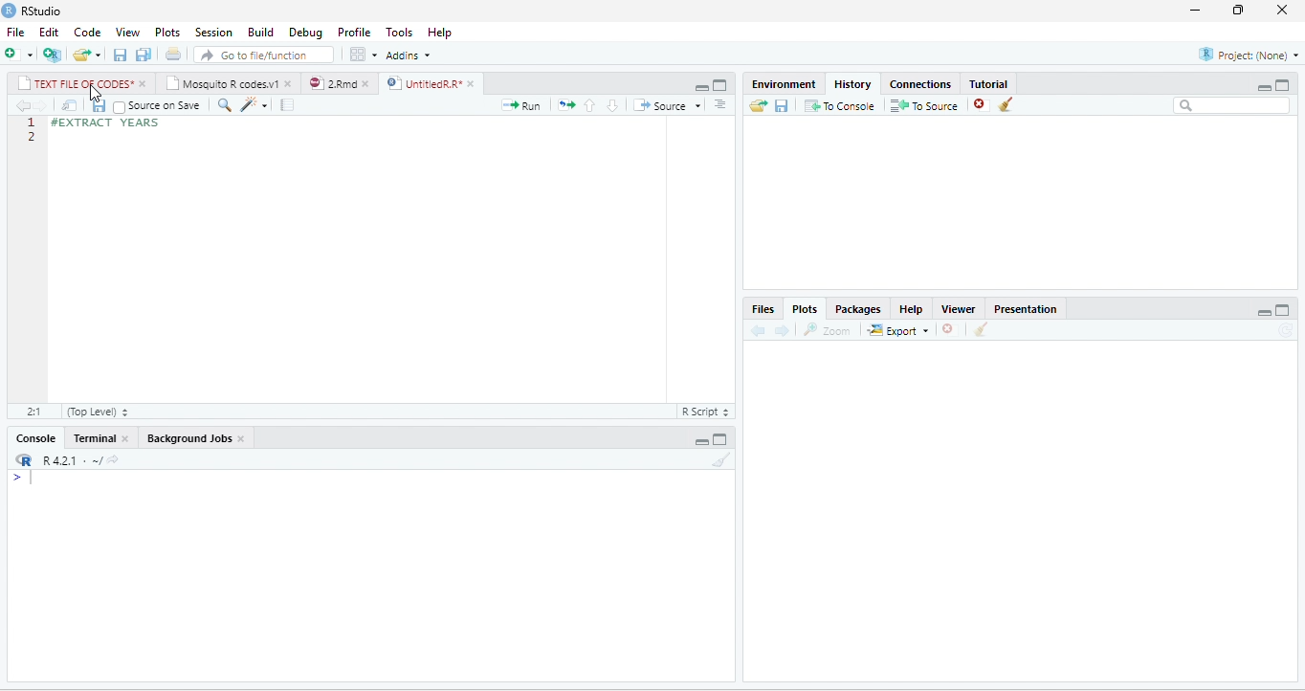 Image resolution: width=1305 pixels, height=691 pixels. What do you see at coordinates (88, 55) in the screenshot?
I see `open file` at bounding box center [88, 55].